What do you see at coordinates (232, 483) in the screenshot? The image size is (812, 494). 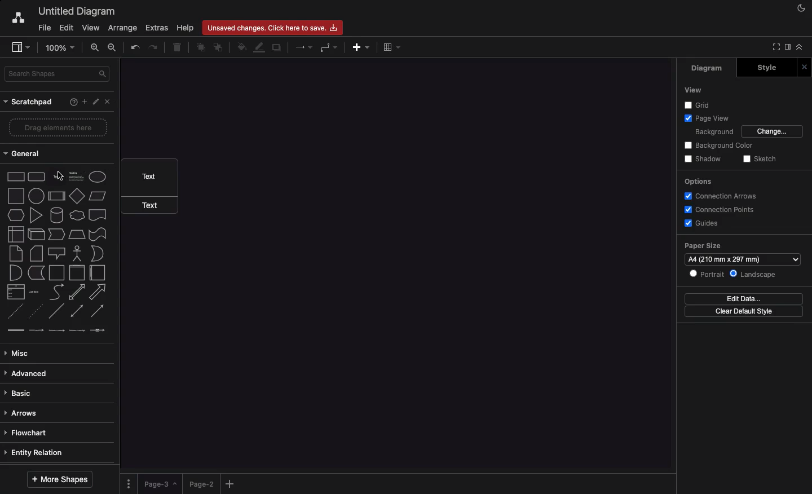 I see `Add` at bounding box center [232, 483].